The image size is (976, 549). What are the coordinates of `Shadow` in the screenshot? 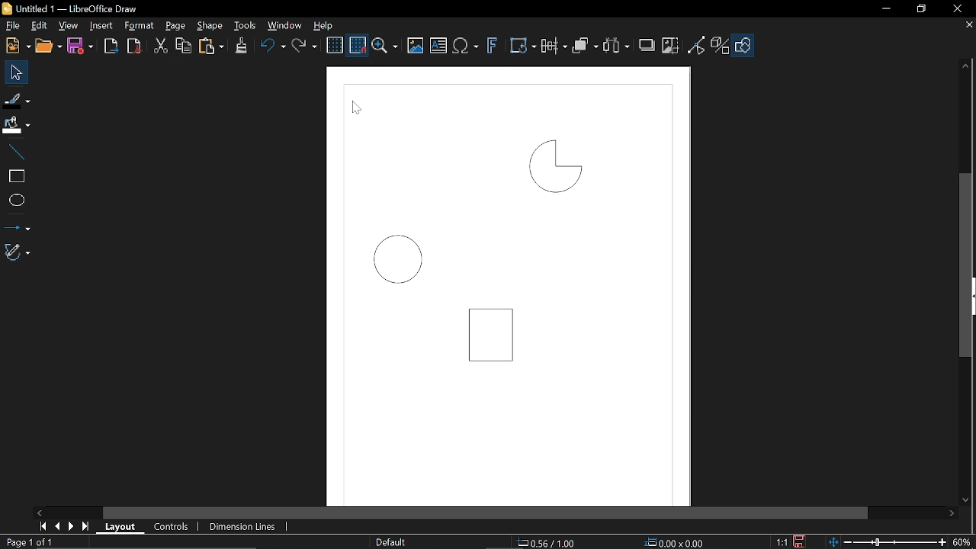 It's located at (647, 47).